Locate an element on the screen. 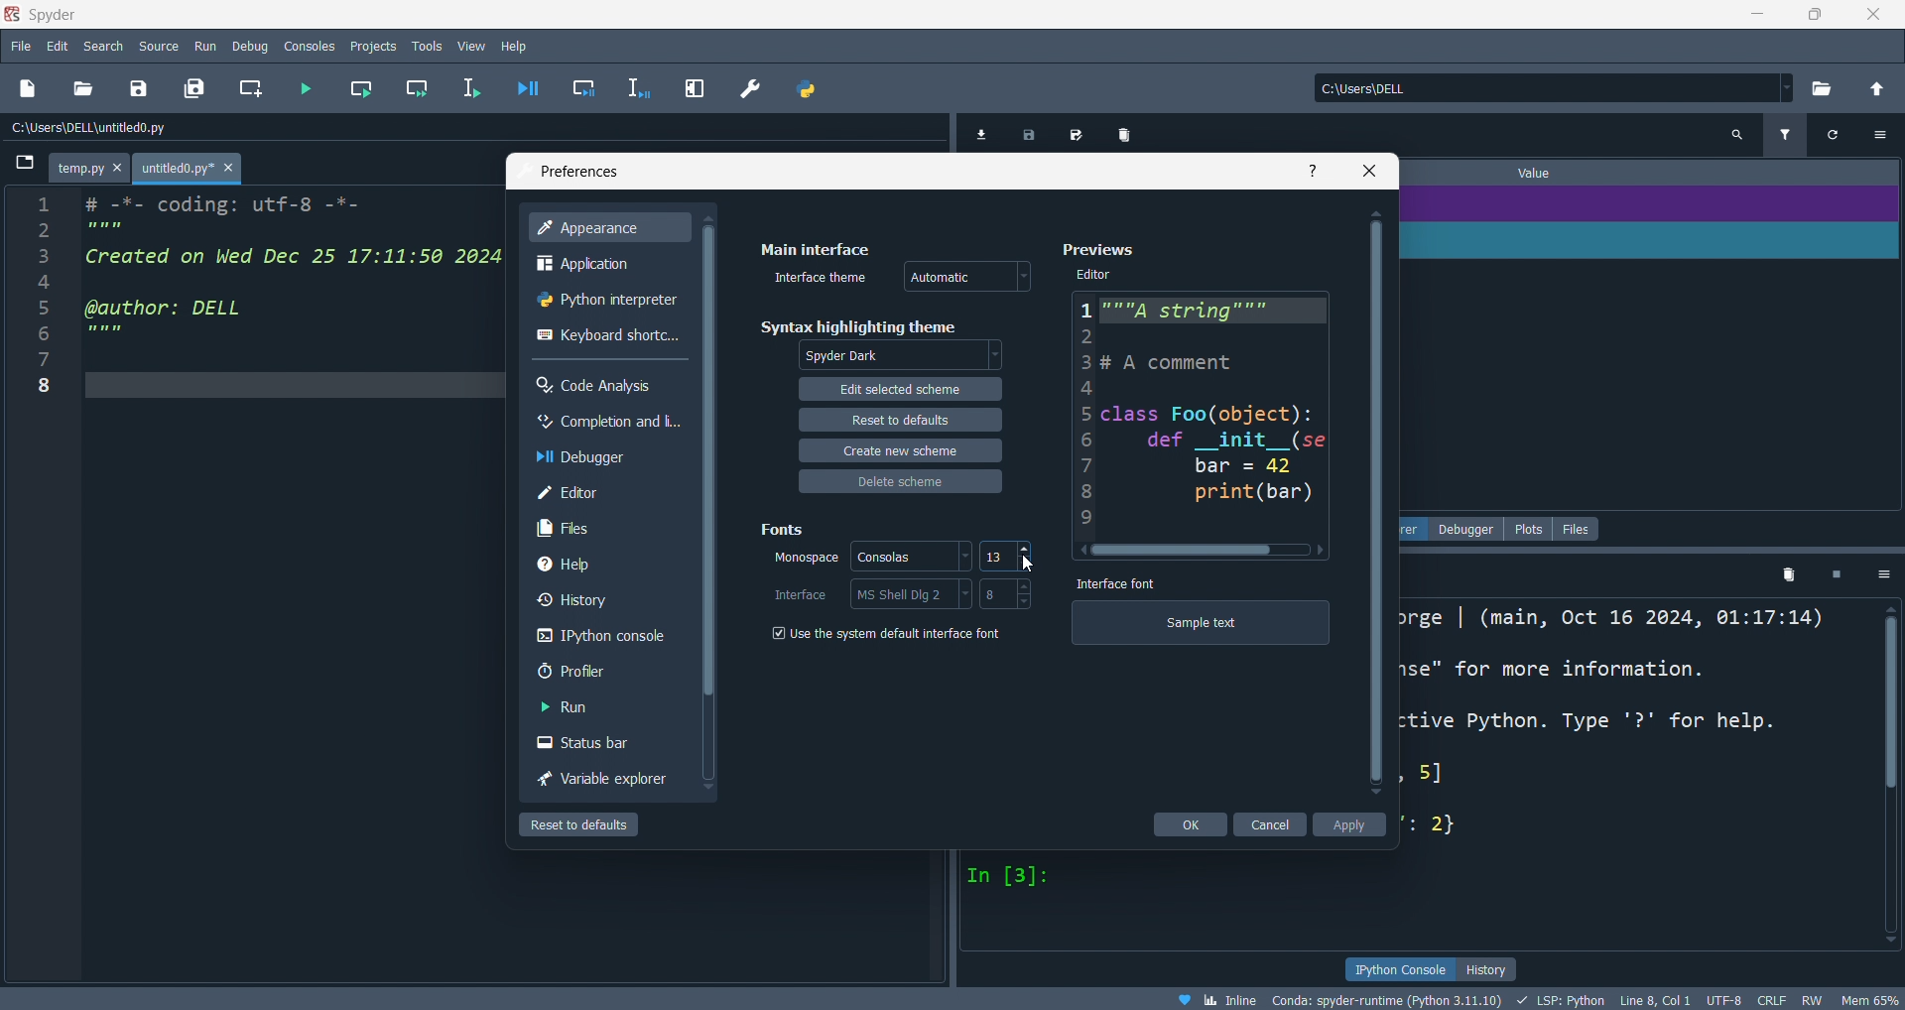 This screenshot has width=1905, height=1010. Interface font is located at coordinates (1126, 585).